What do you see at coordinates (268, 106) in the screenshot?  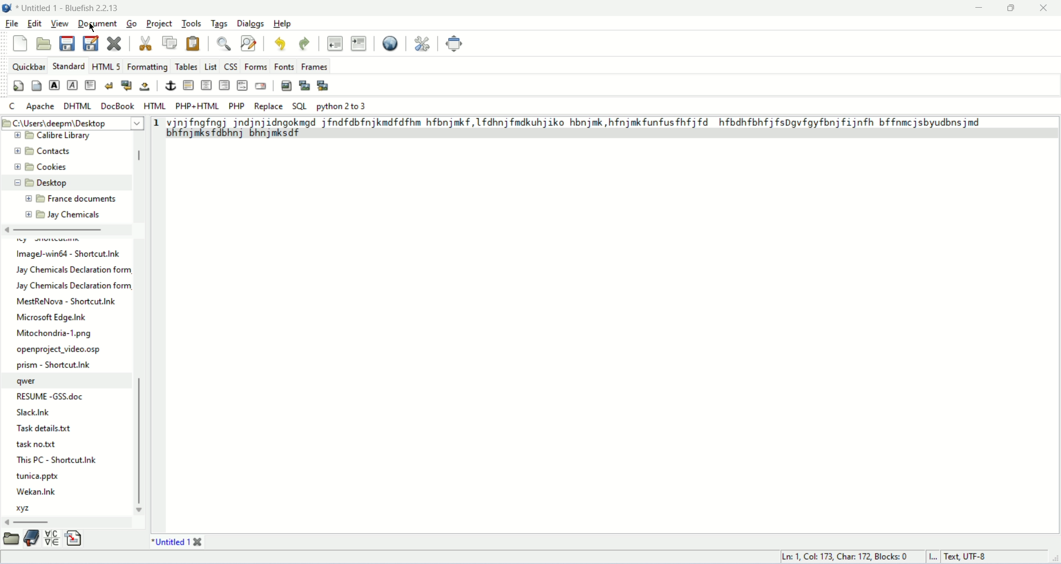 I see `Replace` at bounding box center [268, 106].